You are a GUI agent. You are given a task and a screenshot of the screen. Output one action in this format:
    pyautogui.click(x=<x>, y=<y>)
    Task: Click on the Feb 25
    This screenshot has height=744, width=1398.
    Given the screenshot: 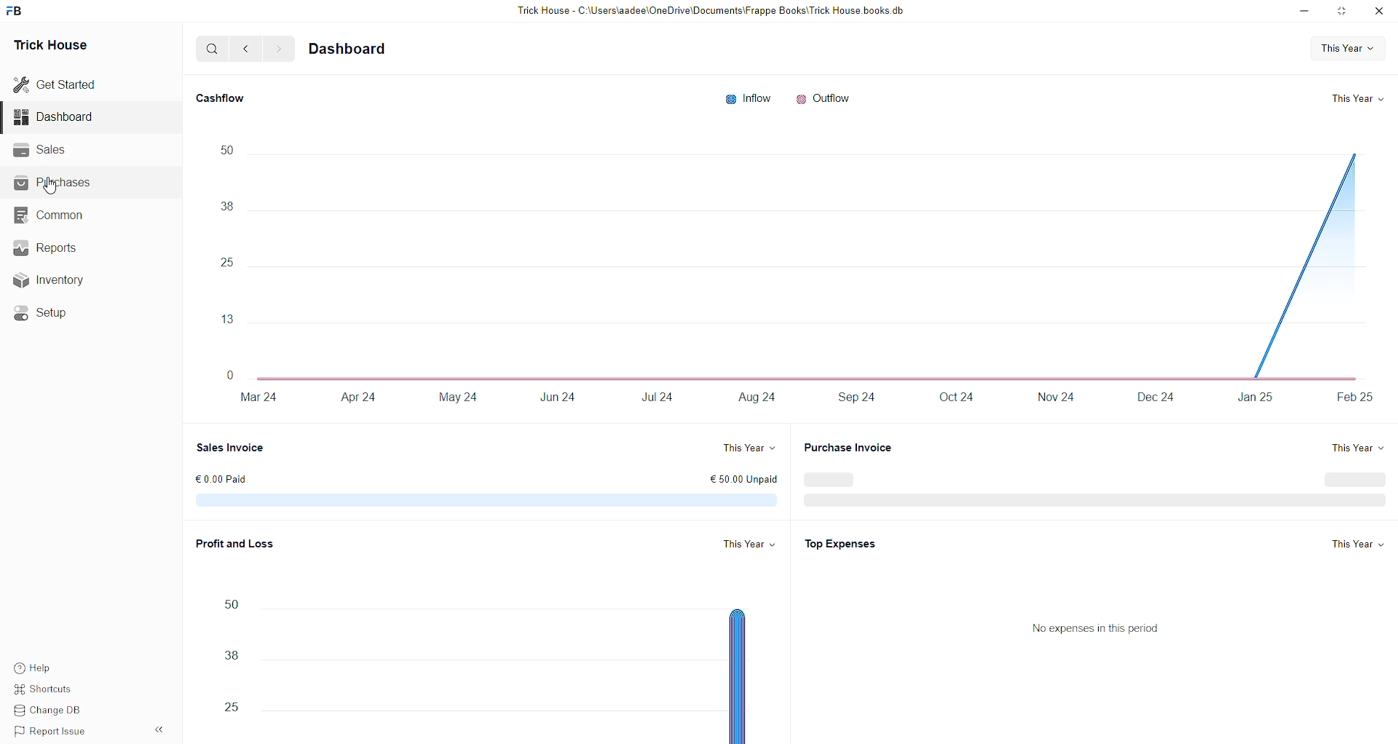 What is the action you would take?
    pyautogui.click(x=1353, y=397)
    